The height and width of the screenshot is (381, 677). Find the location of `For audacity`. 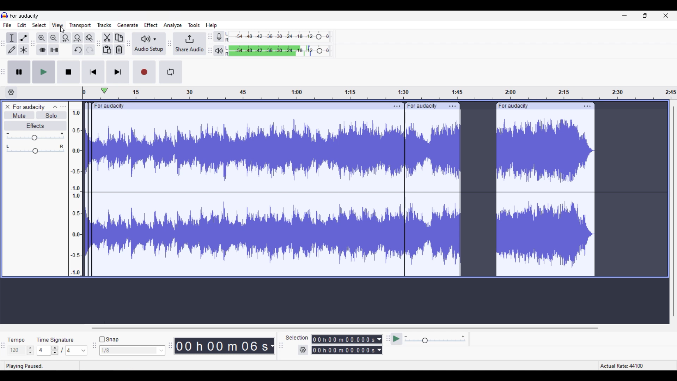

For audacity is located at coordinates (29, 107).